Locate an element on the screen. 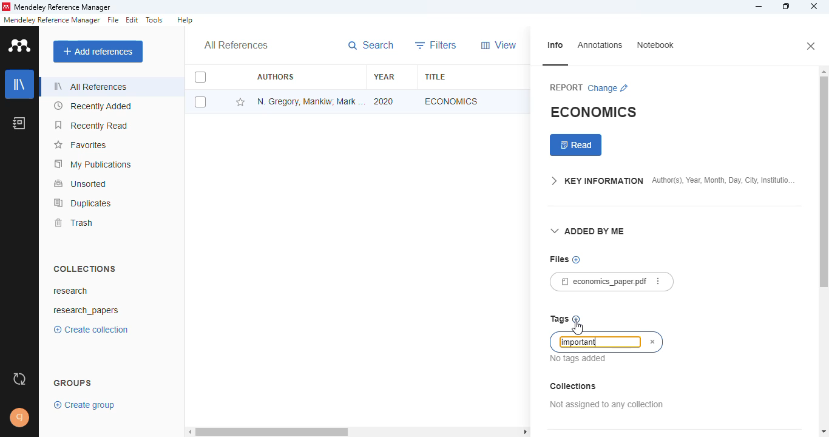  recently added is located at coordinates (92, 106).